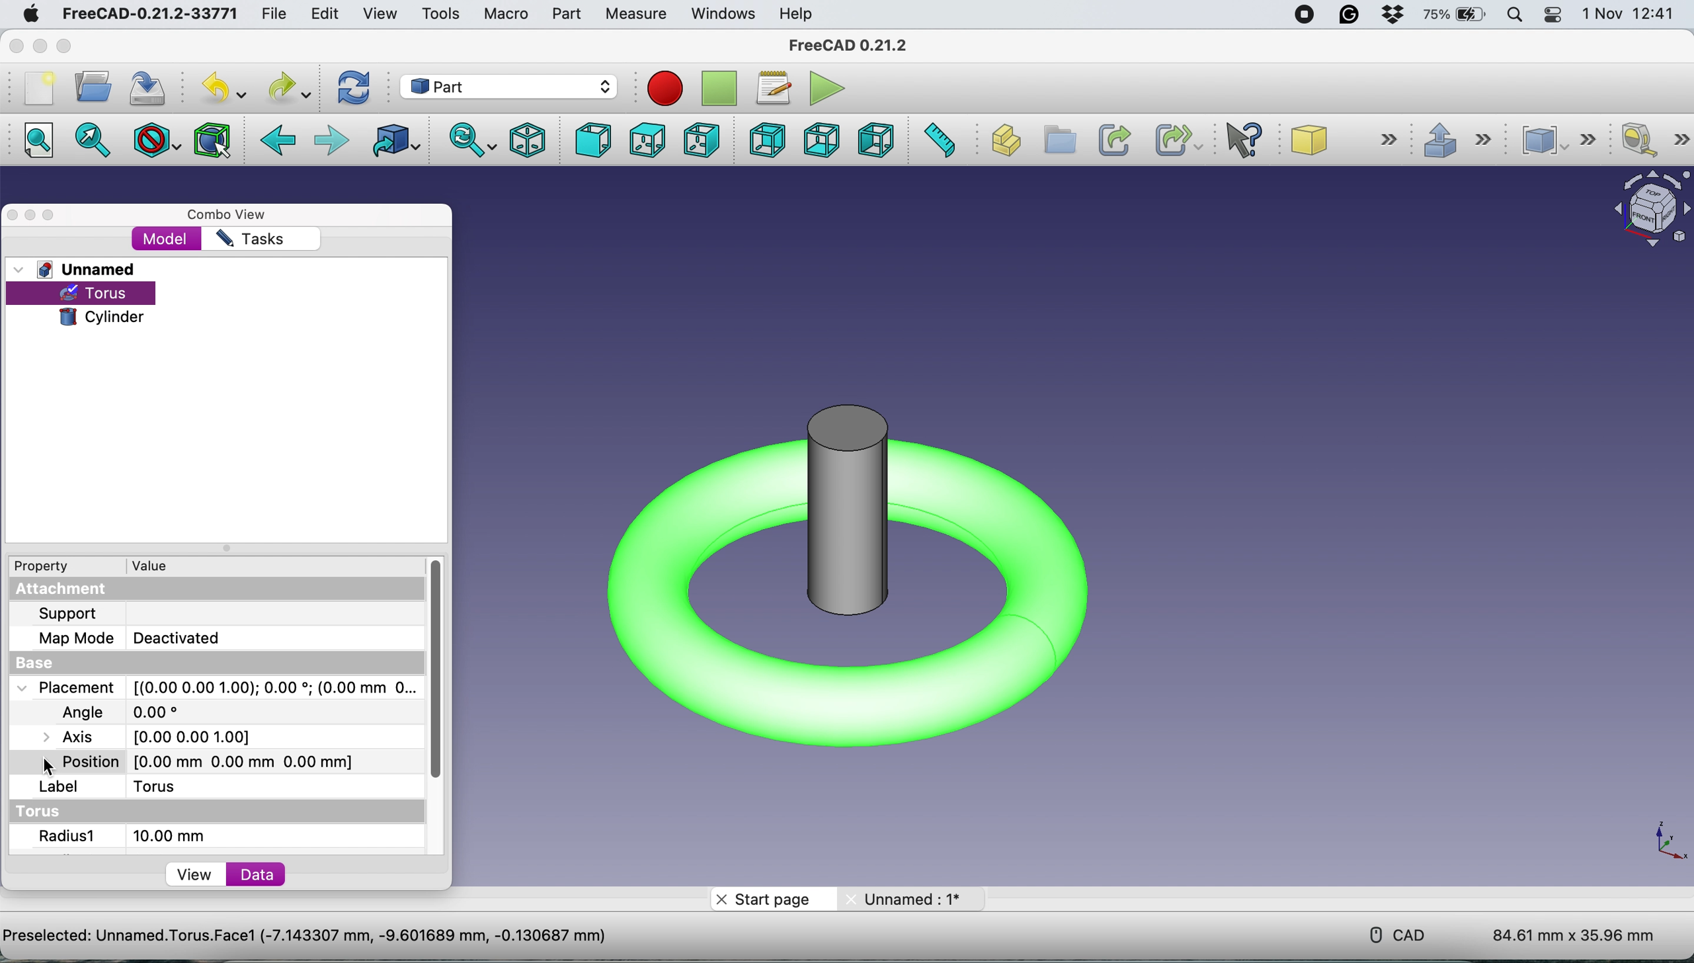  What do you see at coordinates (1574, 930) in the screenshot?
I see `dimensions` at bounding box center [1574, 930].